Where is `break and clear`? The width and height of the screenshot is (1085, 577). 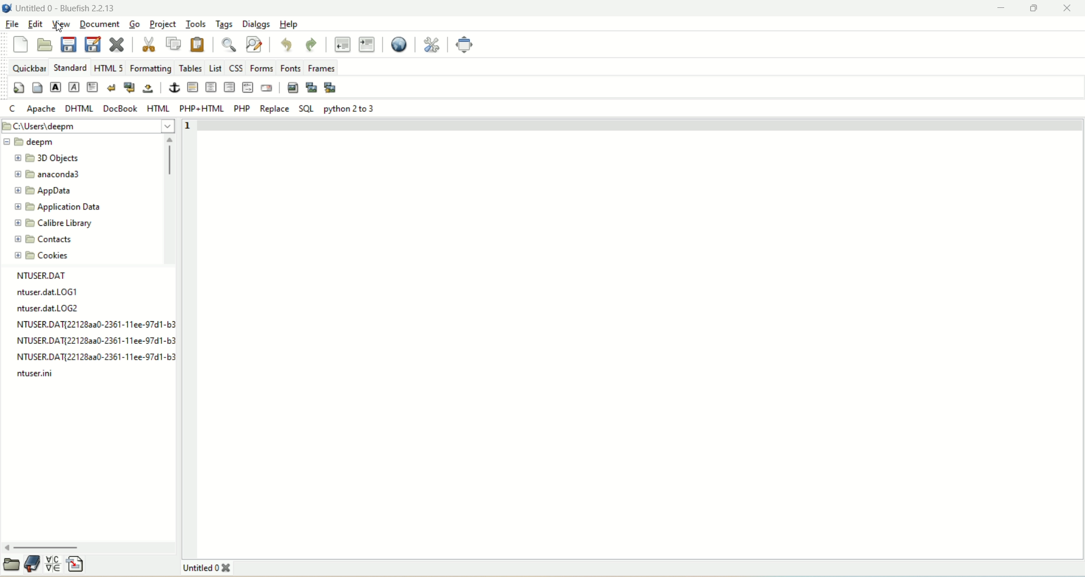
break and clear is located at coordinates (129, 87).